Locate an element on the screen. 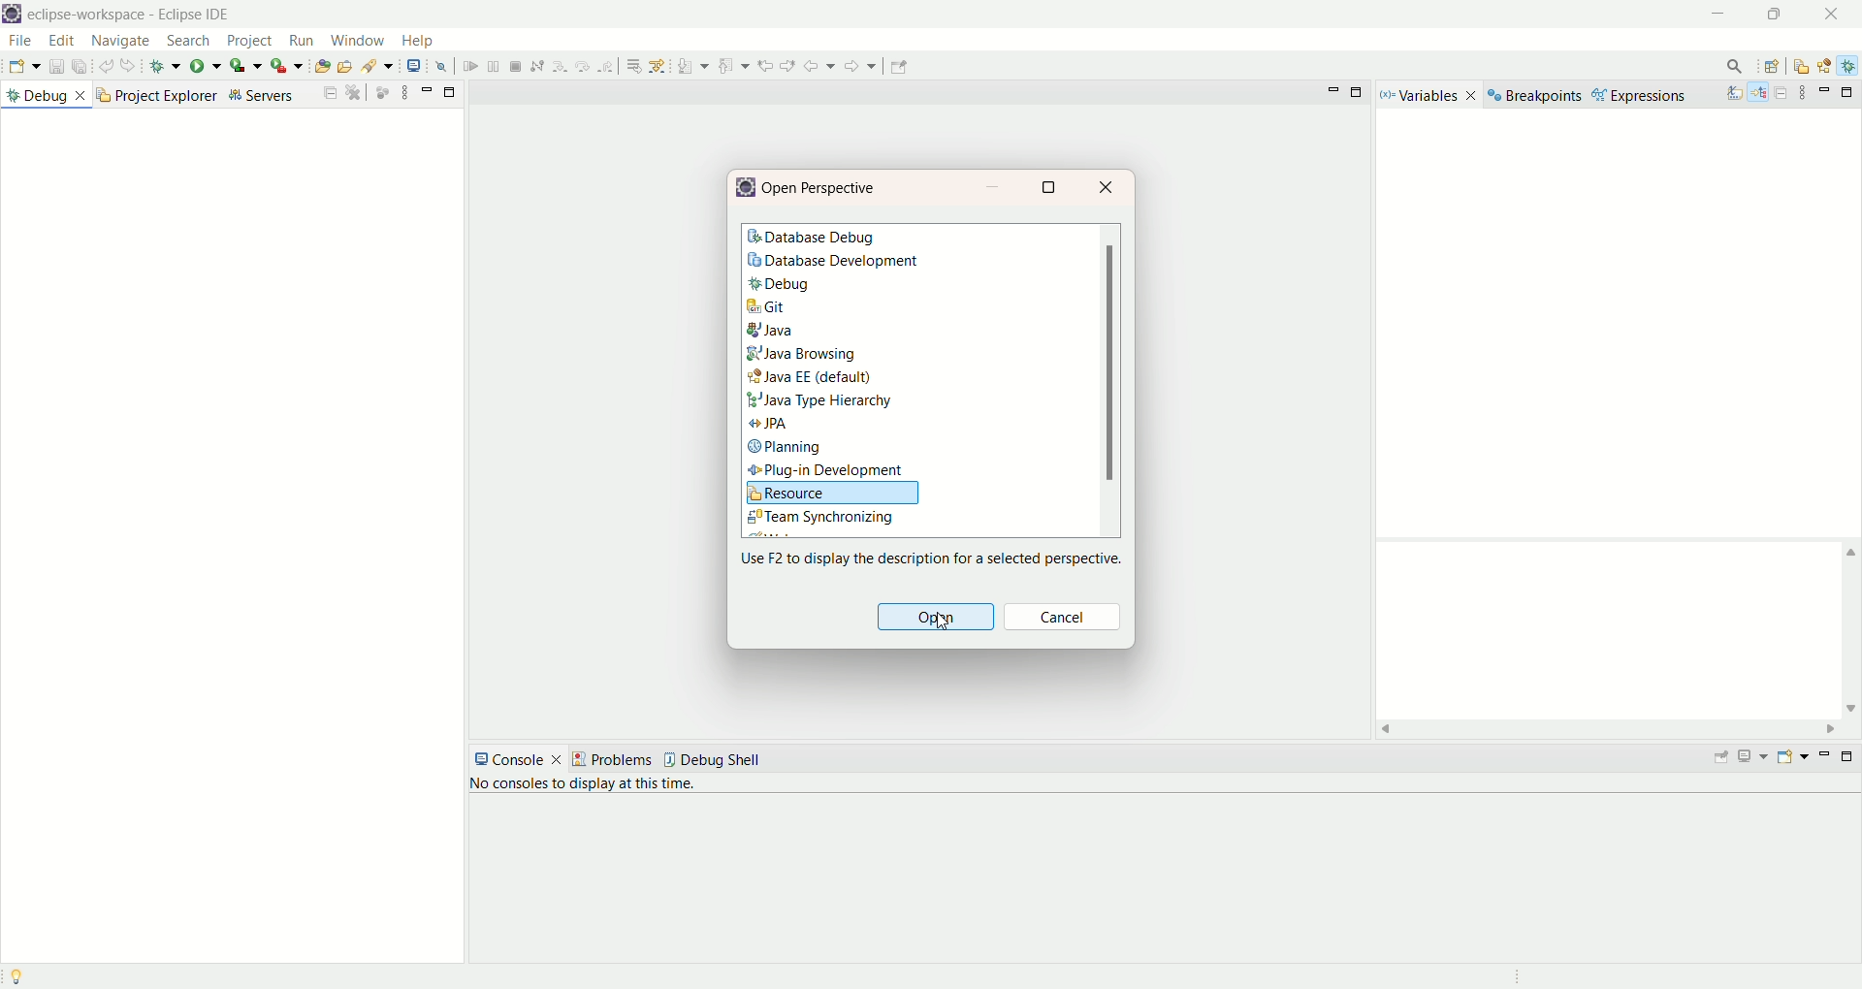 The image size is (1862, 989). minimize is located at coordinates (1825, 754).